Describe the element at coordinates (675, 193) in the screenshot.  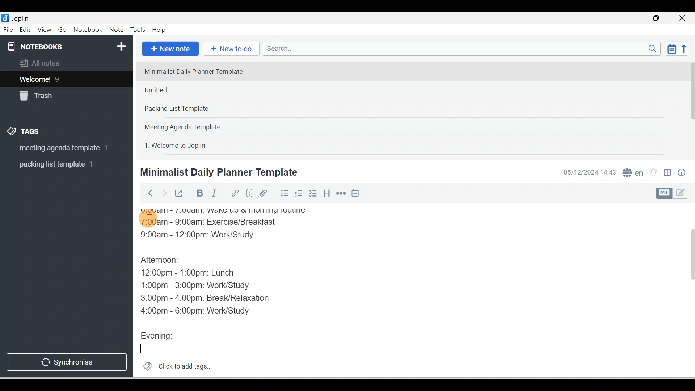
I see `Toggle editor layout` at that location.